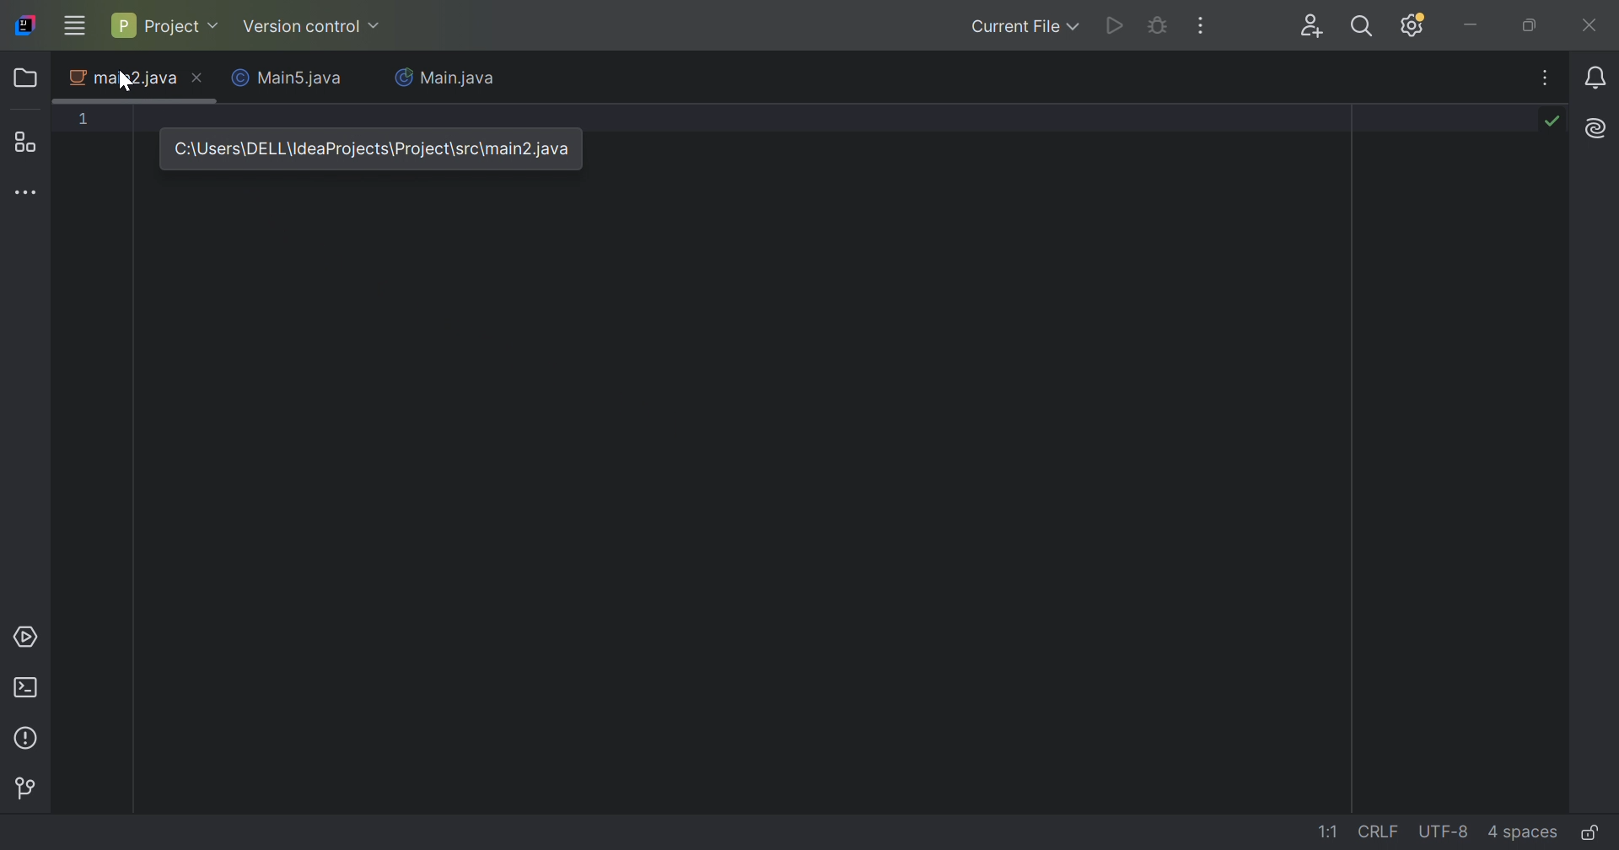 This screenshot has width=1619, height=850. Describe the element at coordinates (25, 637) in the screenshot. I see `Services` at that location.